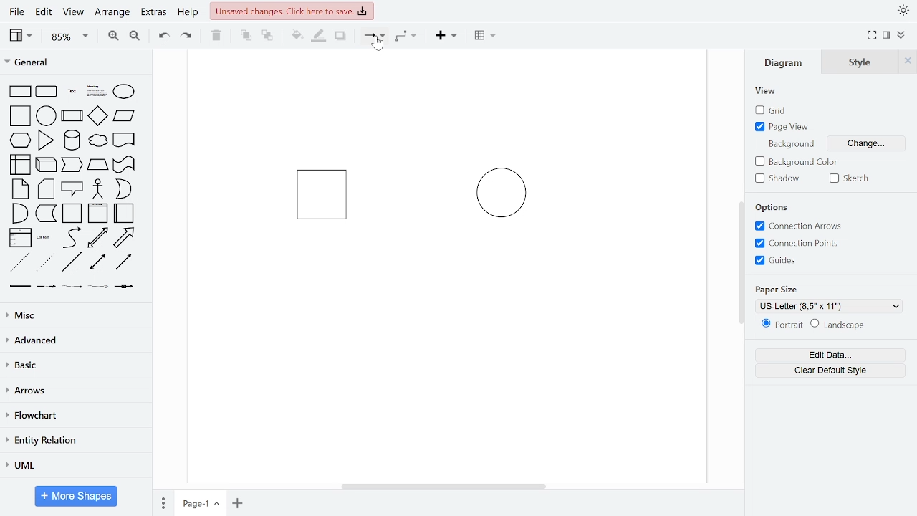 The image size is (917, 516). Describe the element at coordinates (99, 190) in the screenshot. I see `actor` at that location.